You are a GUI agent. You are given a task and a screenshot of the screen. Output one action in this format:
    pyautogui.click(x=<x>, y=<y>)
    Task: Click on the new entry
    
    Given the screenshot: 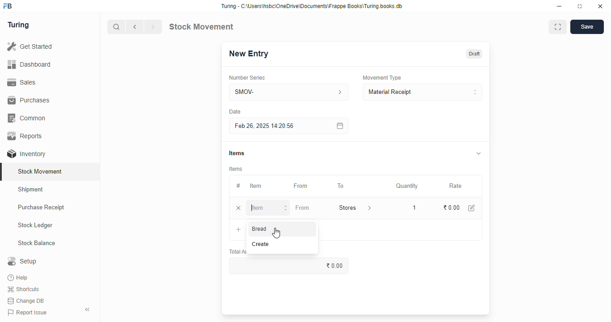 What is the action you would take?
    pyautogui.click(x=248, y=54)
    